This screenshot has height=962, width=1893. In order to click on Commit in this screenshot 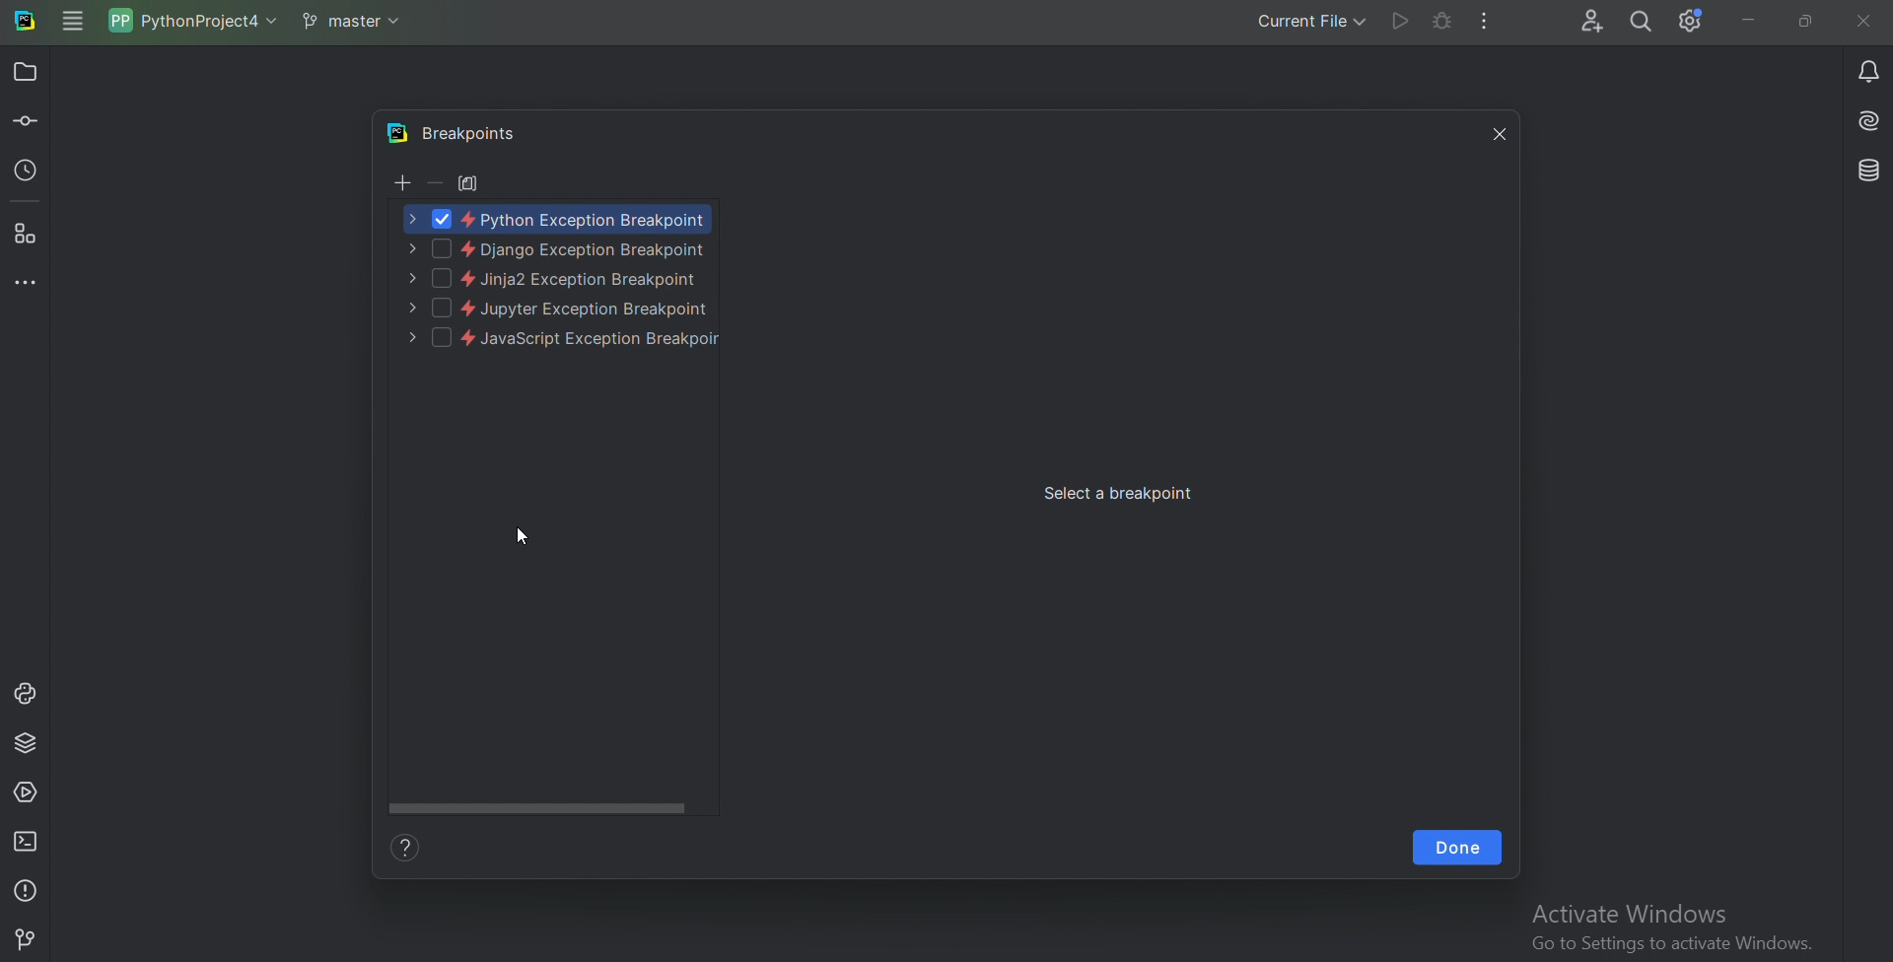, I will do `click(27, 123)`.